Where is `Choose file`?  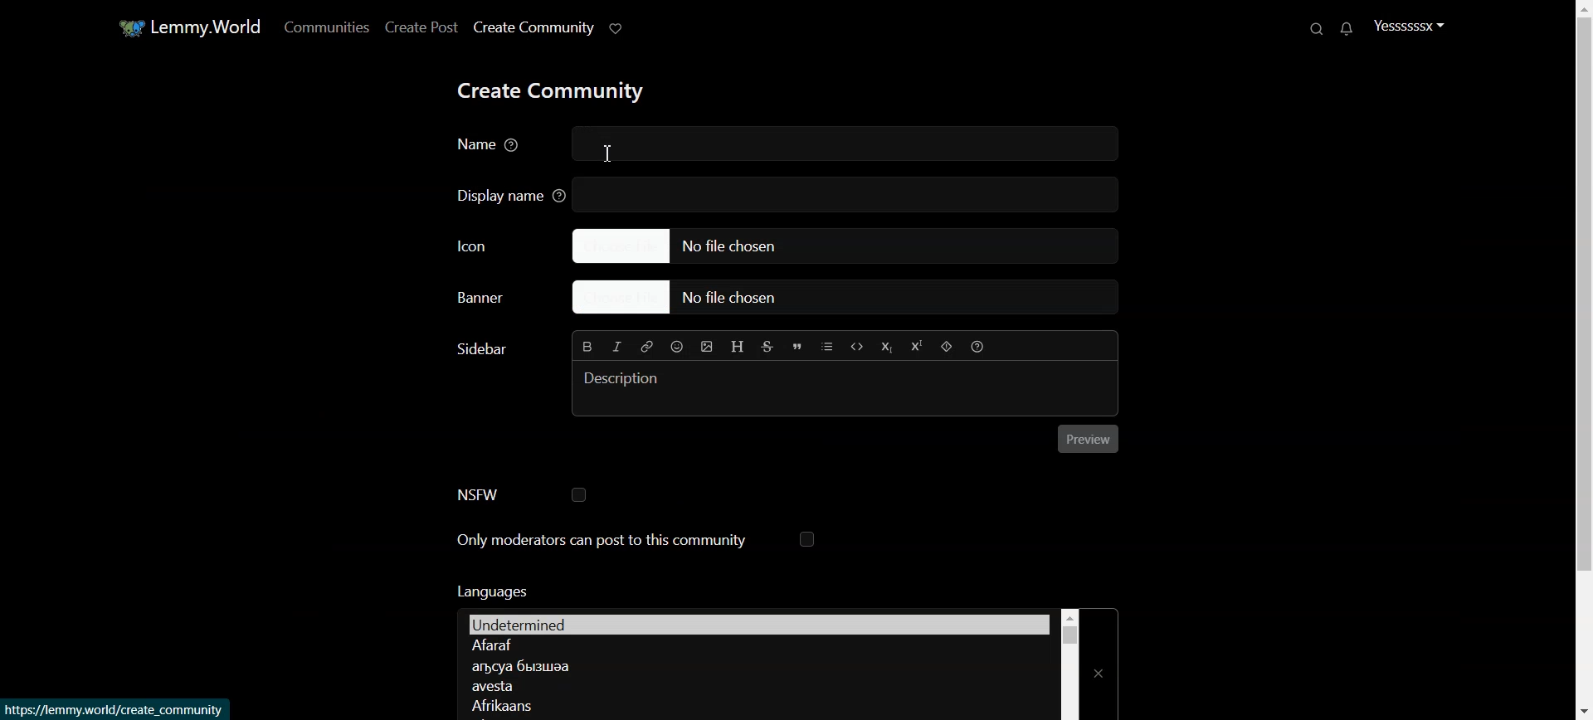 Choose file is located at coordinates (844, 245).